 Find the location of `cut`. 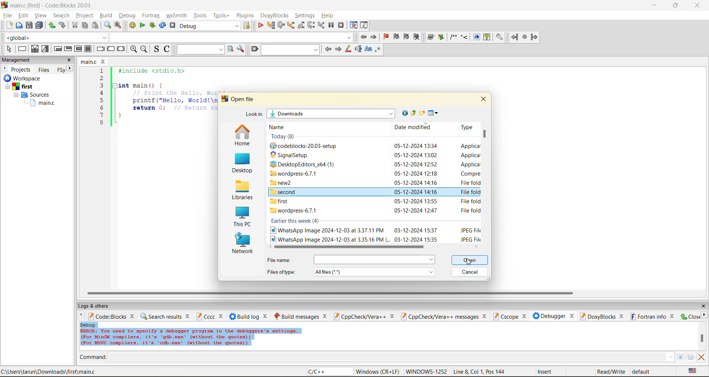

cut is located at coordinates (75, 25).